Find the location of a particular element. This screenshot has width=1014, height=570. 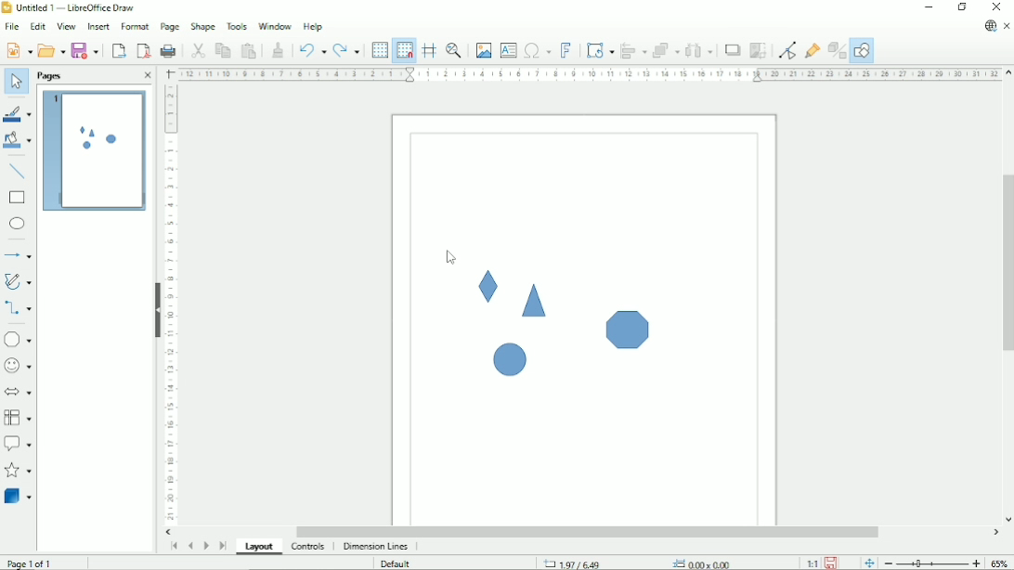

Window is located at coordinates (275, 25).